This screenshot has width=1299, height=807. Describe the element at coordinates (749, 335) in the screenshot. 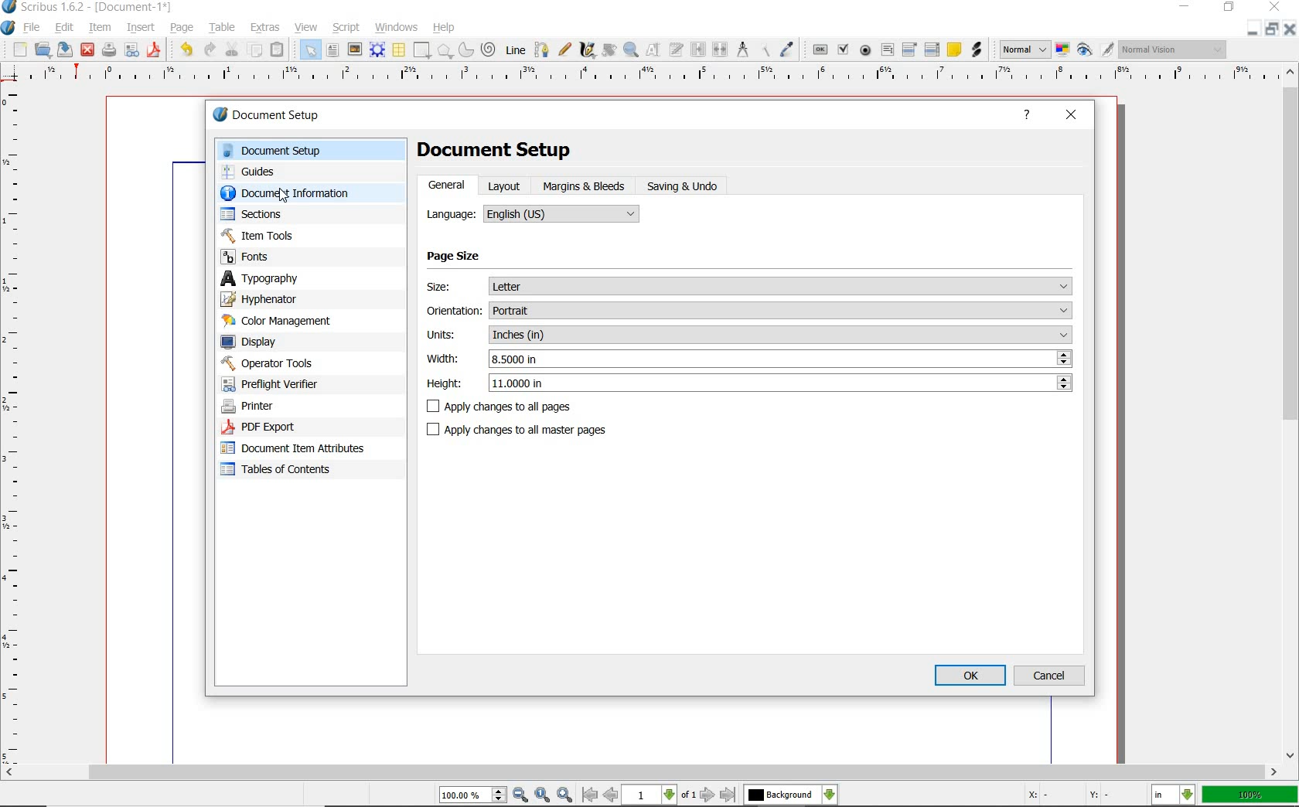

I see `units` at that location.